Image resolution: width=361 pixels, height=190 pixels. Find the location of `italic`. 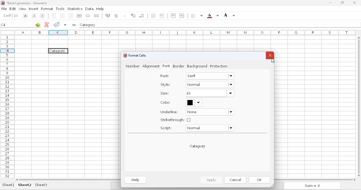

italic is located at coordinates (43, 16).